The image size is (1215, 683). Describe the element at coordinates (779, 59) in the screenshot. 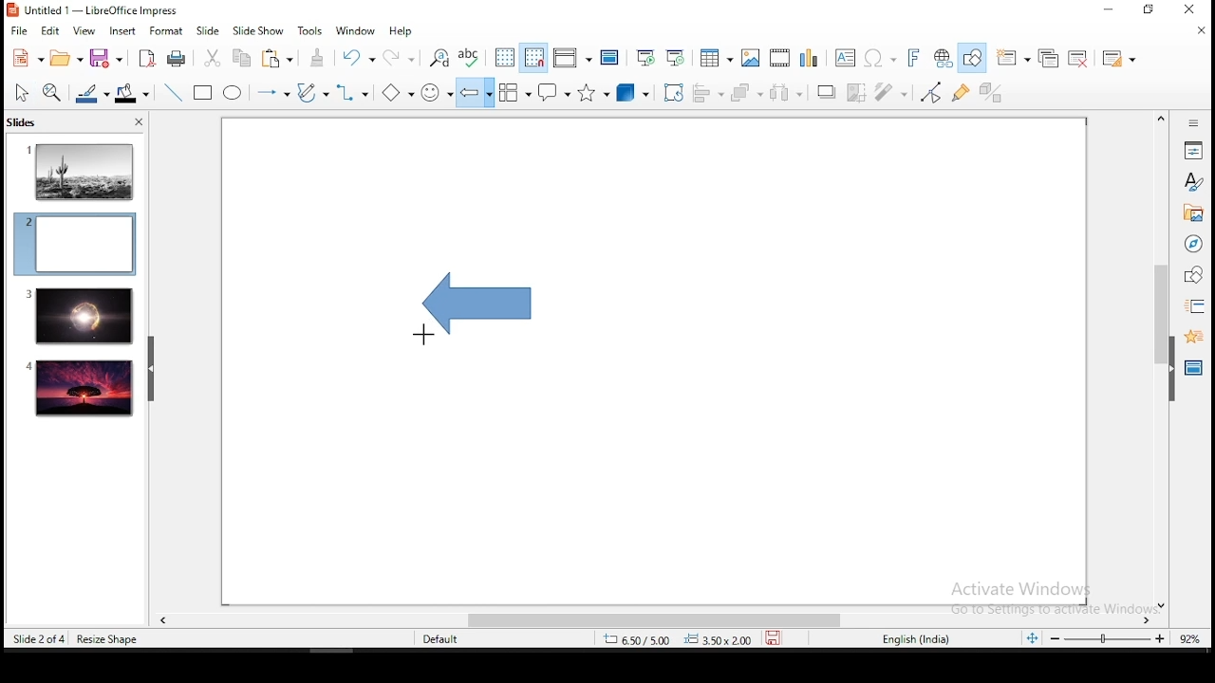

I see `insert audio and video` at that location.